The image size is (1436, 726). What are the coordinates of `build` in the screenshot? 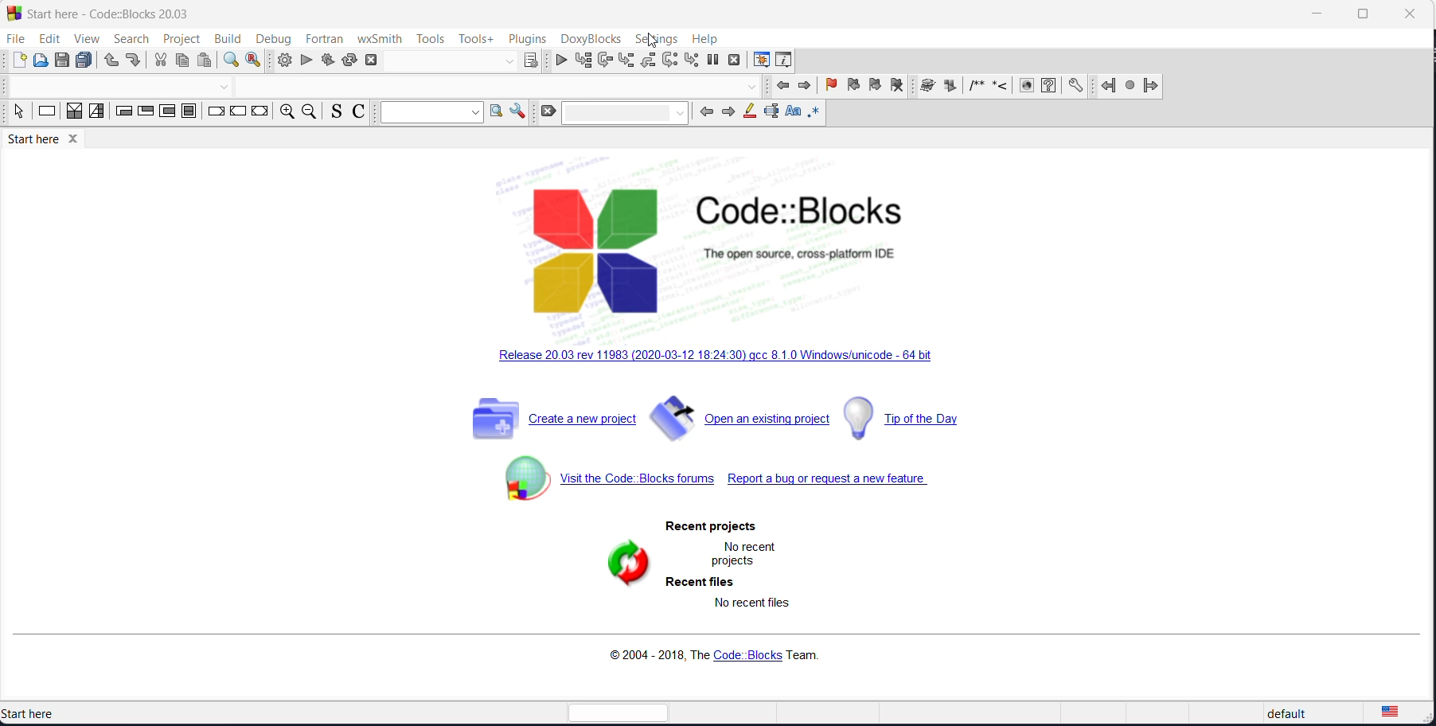 It's located at (226, 38).